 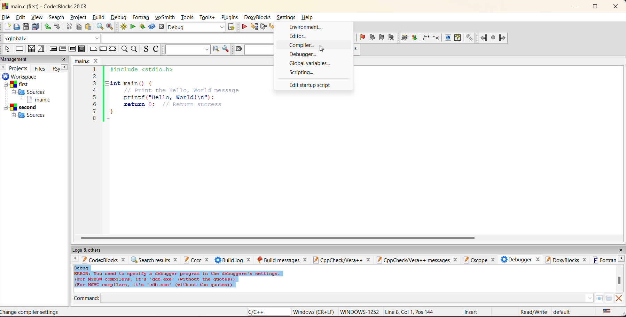 What do you see at coordinates (595, 7) in the screenshot?
I see `maximize` at bounding box center [595, 7].